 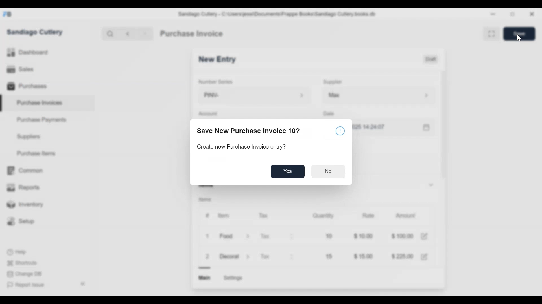 I want to click on No, so click(x=329, y=171).